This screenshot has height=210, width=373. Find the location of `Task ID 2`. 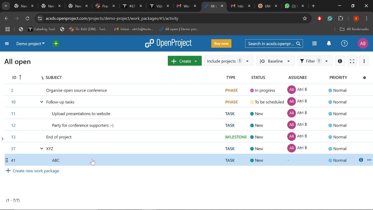

Task ID 2 is located at coordinates (188, 90).